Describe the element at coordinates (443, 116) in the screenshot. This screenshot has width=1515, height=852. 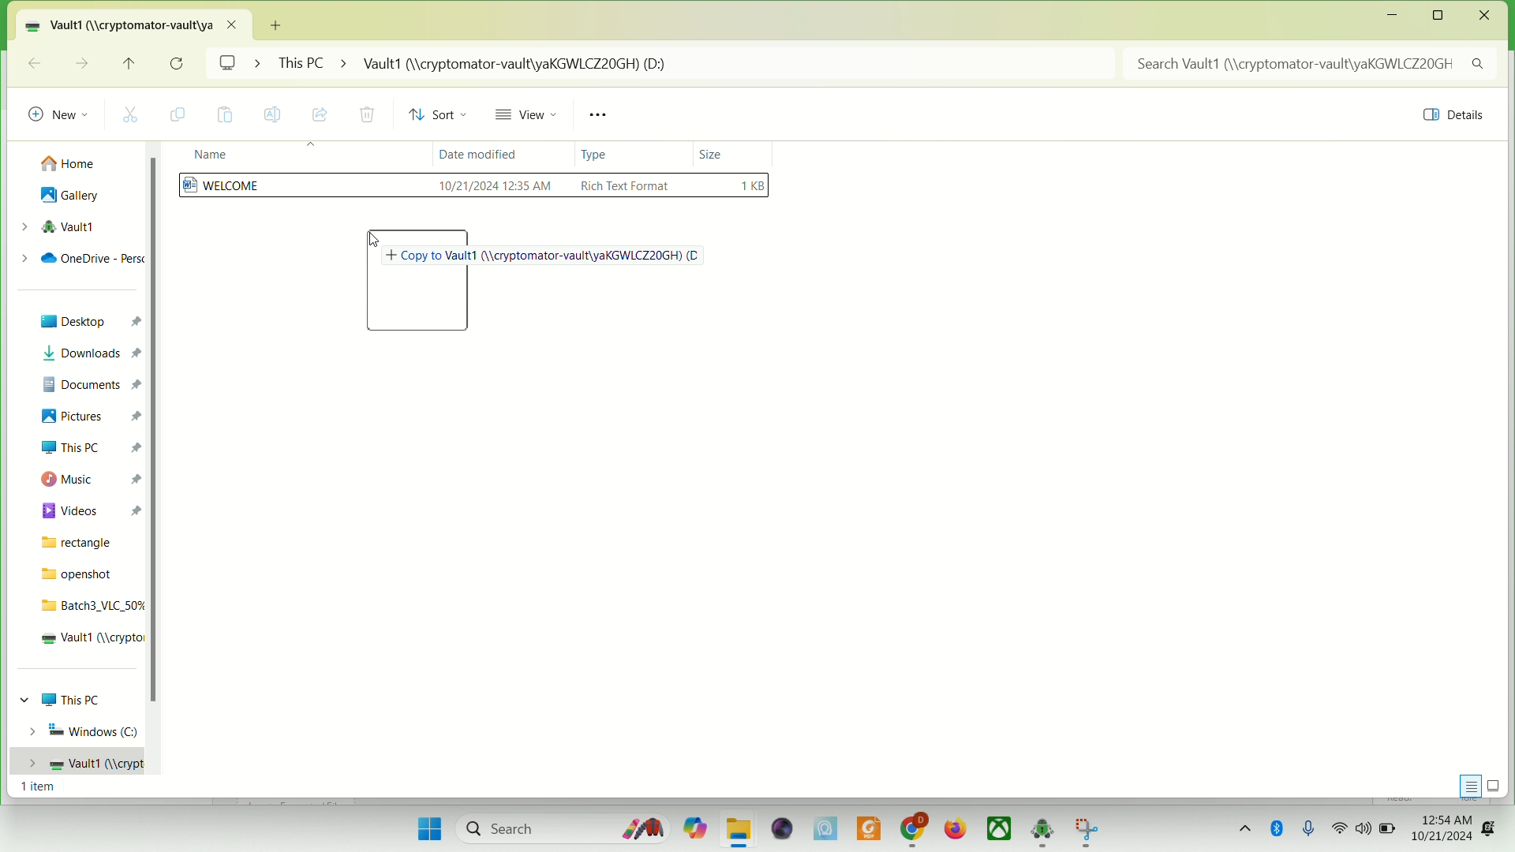
I see `sort` at that location.